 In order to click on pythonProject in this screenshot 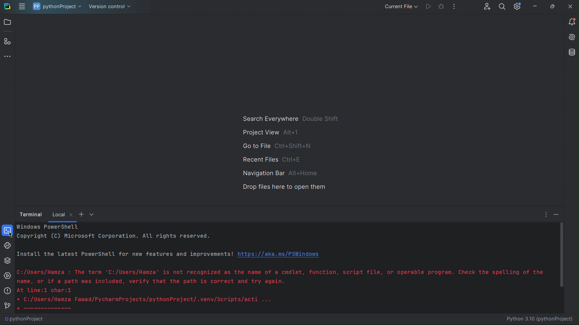, I will do `click(56, 6)`.